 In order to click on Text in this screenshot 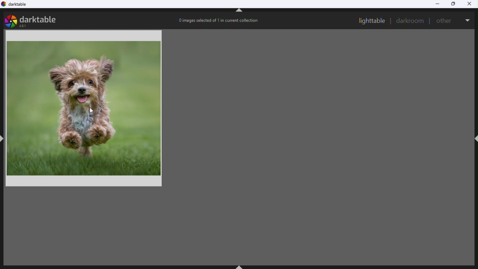, I will do `click(219, 20)`.